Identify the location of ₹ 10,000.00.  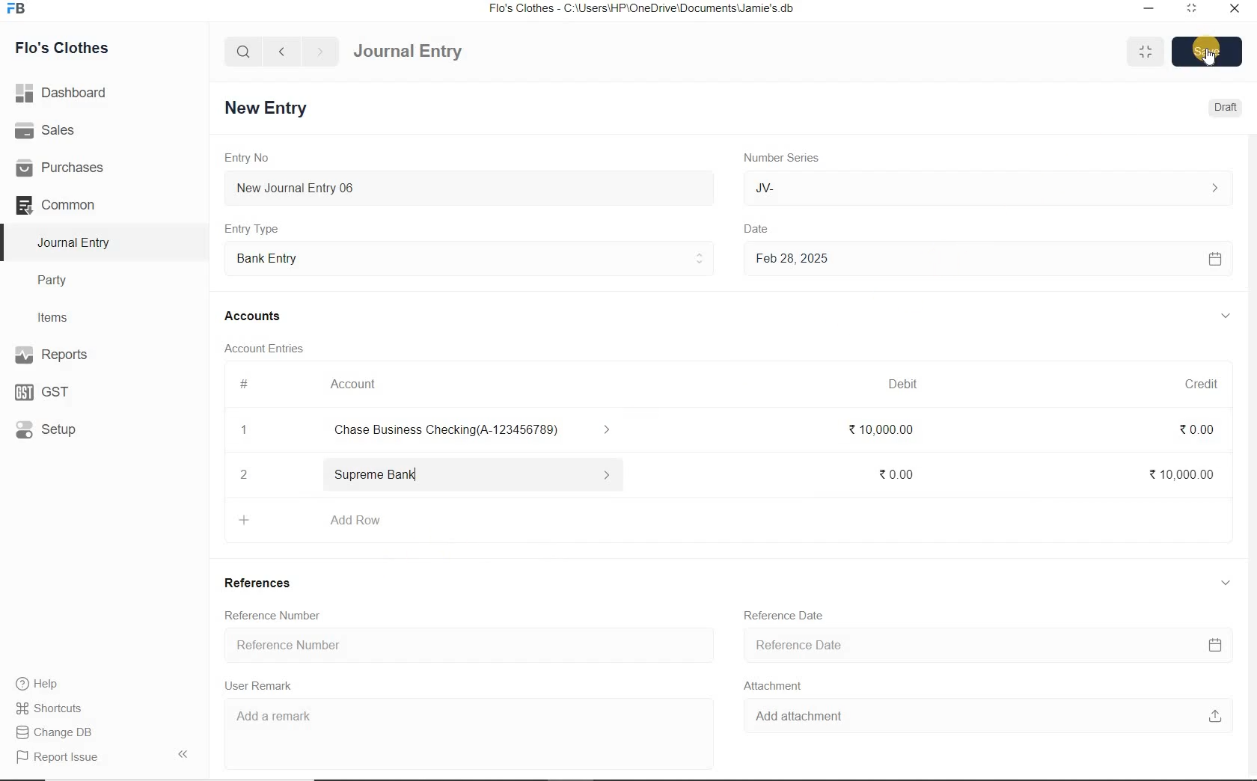
(882, 433).